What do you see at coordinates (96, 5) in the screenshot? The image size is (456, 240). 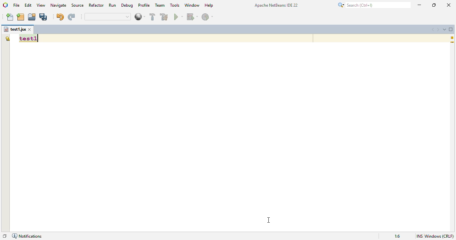 I see `refactor` at bounding box center [96, 5].